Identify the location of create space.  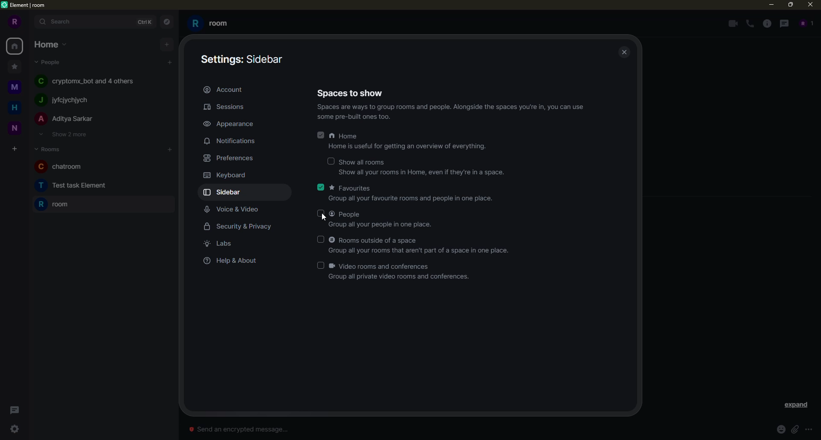
(15, 149).